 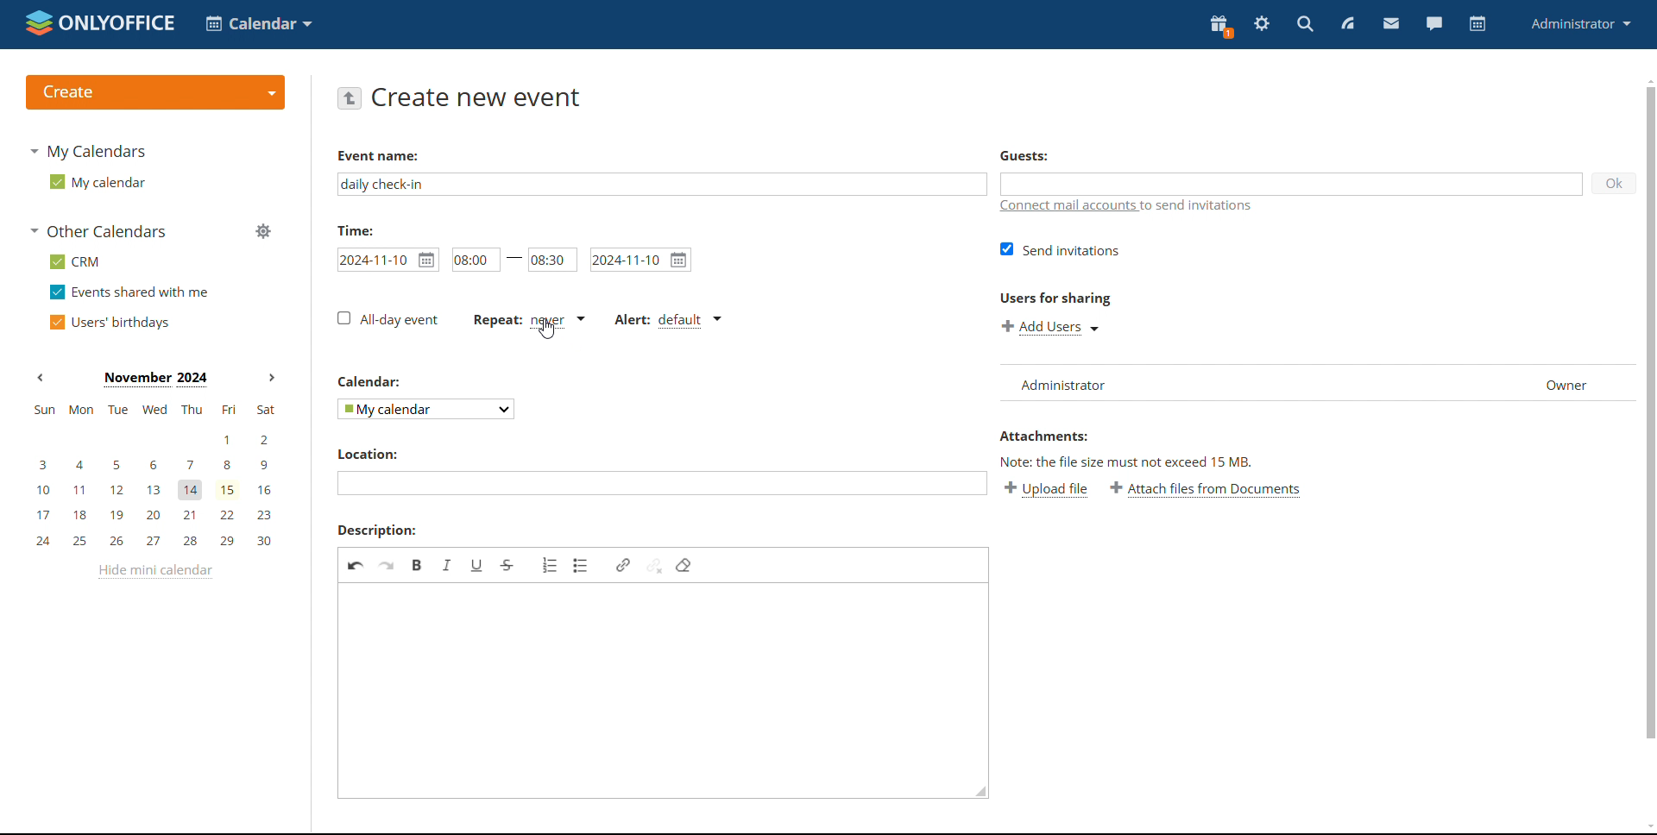 What do you see at coordinates (1433, 22) in the screenshot?
I see `chat` at bounding box center [1433, 22].